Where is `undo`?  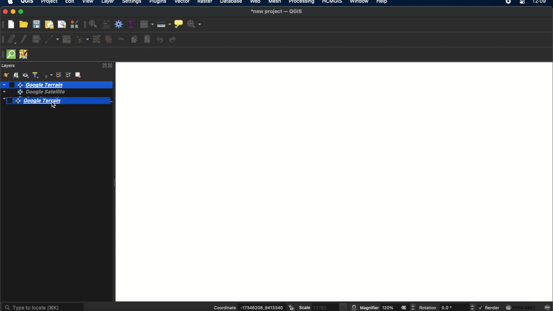 undo is located at coordinates (160, 40).